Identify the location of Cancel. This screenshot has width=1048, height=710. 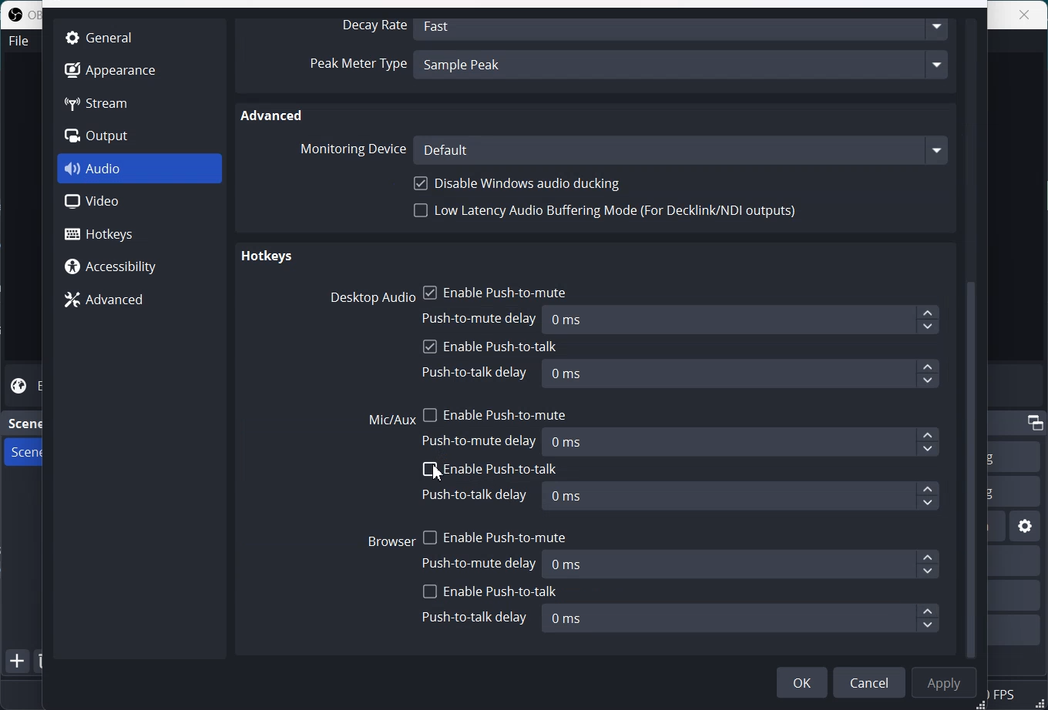
(869, 682).